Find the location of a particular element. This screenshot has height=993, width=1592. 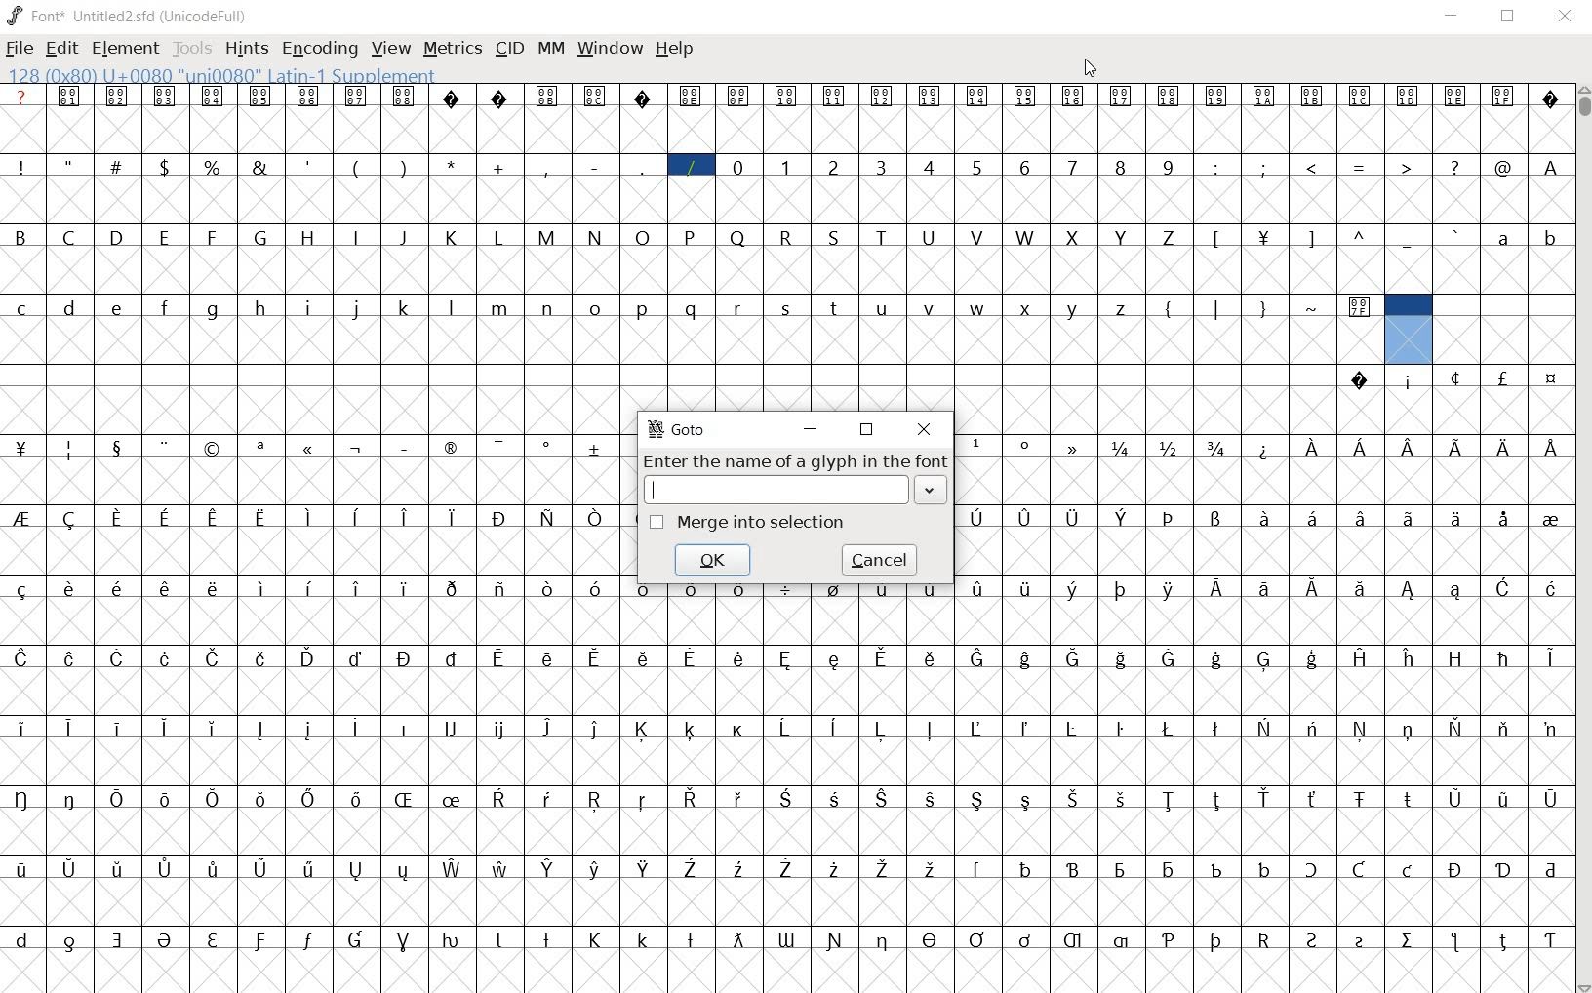

| is located at coordinates (1219, 307).